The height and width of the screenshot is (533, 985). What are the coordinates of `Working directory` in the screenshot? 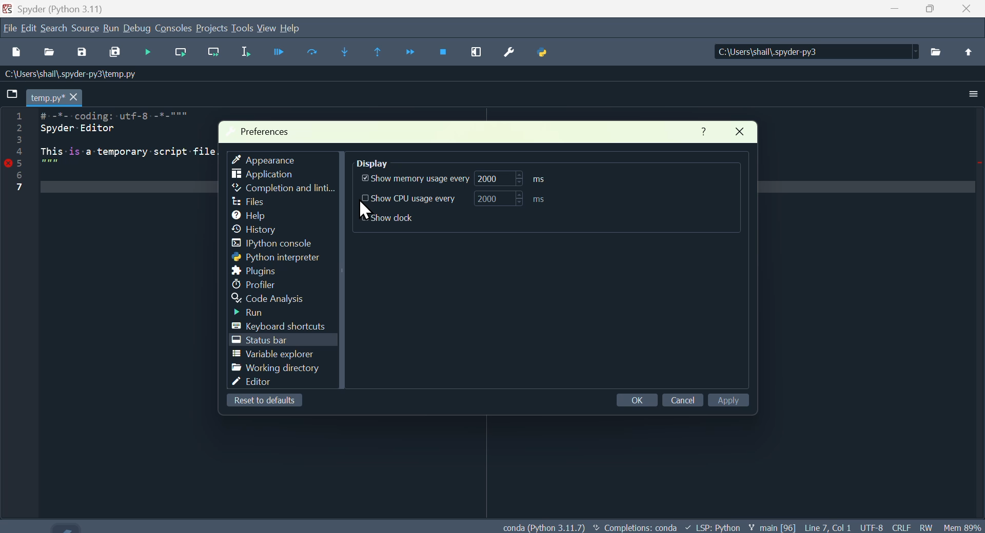 It's located at (273, 367).